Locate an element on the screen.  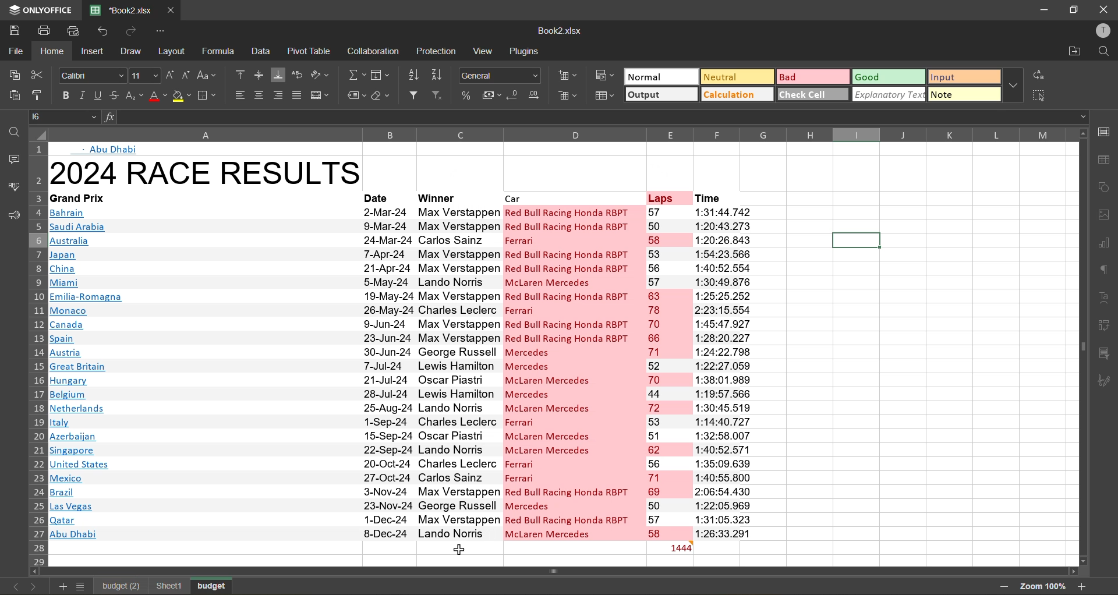
budget(2) is located at coordinates (162, 586).